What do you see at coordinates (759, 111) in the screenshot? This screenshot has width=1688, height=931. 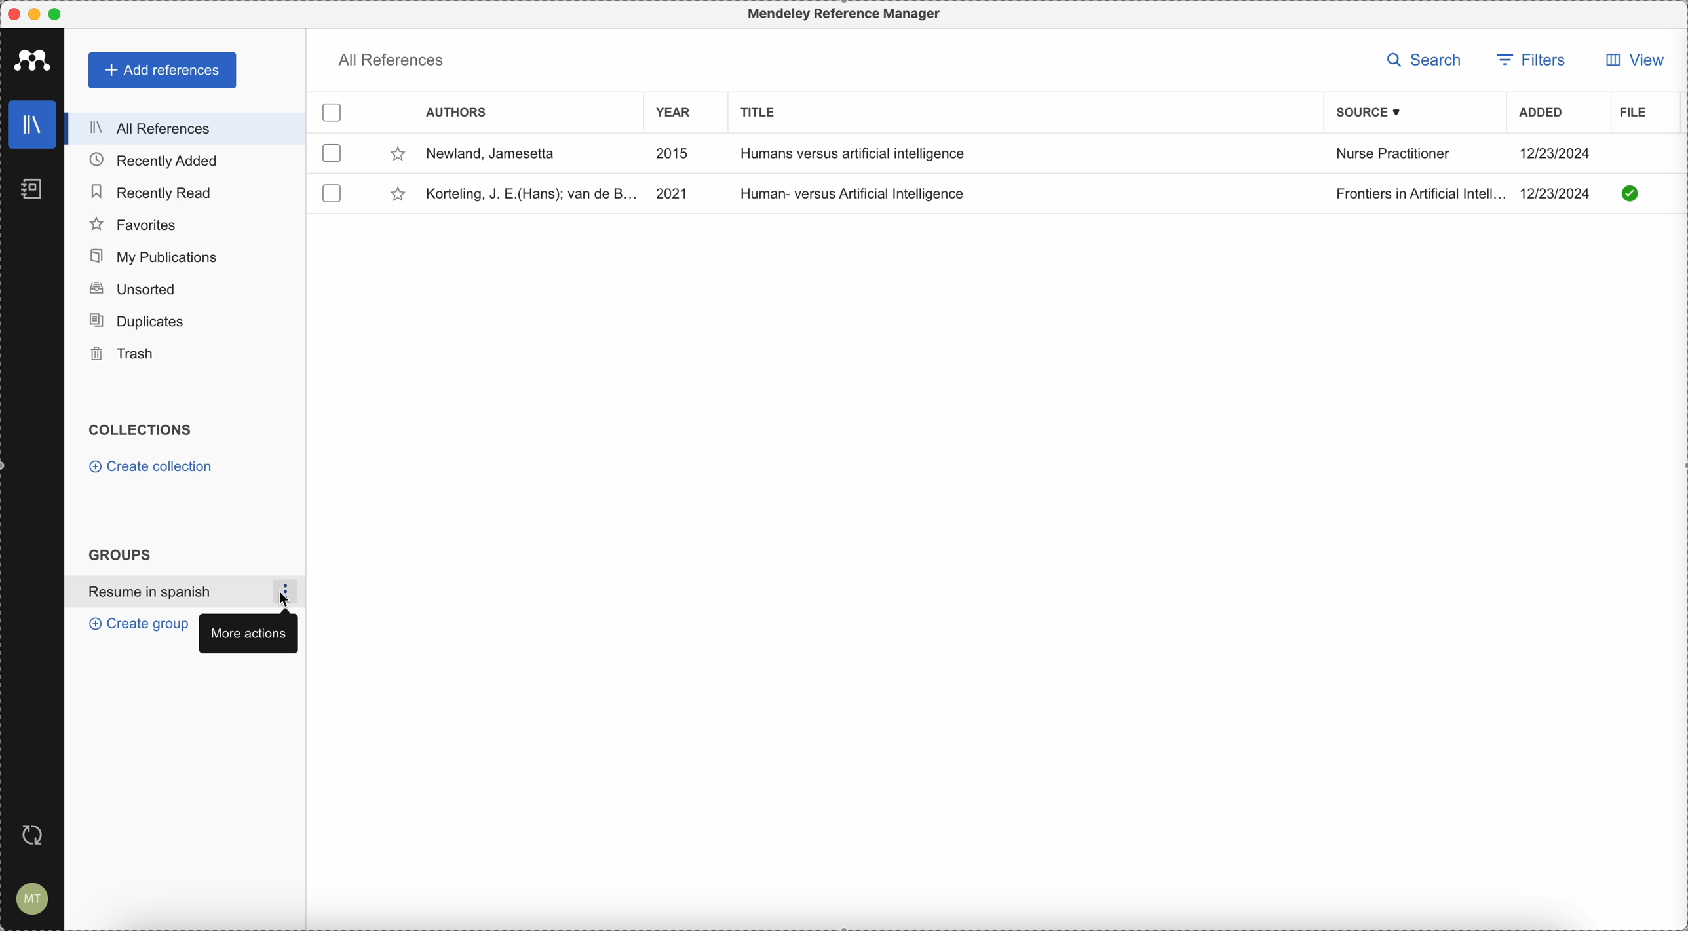 I see `title` at bounding box center [759, 111].